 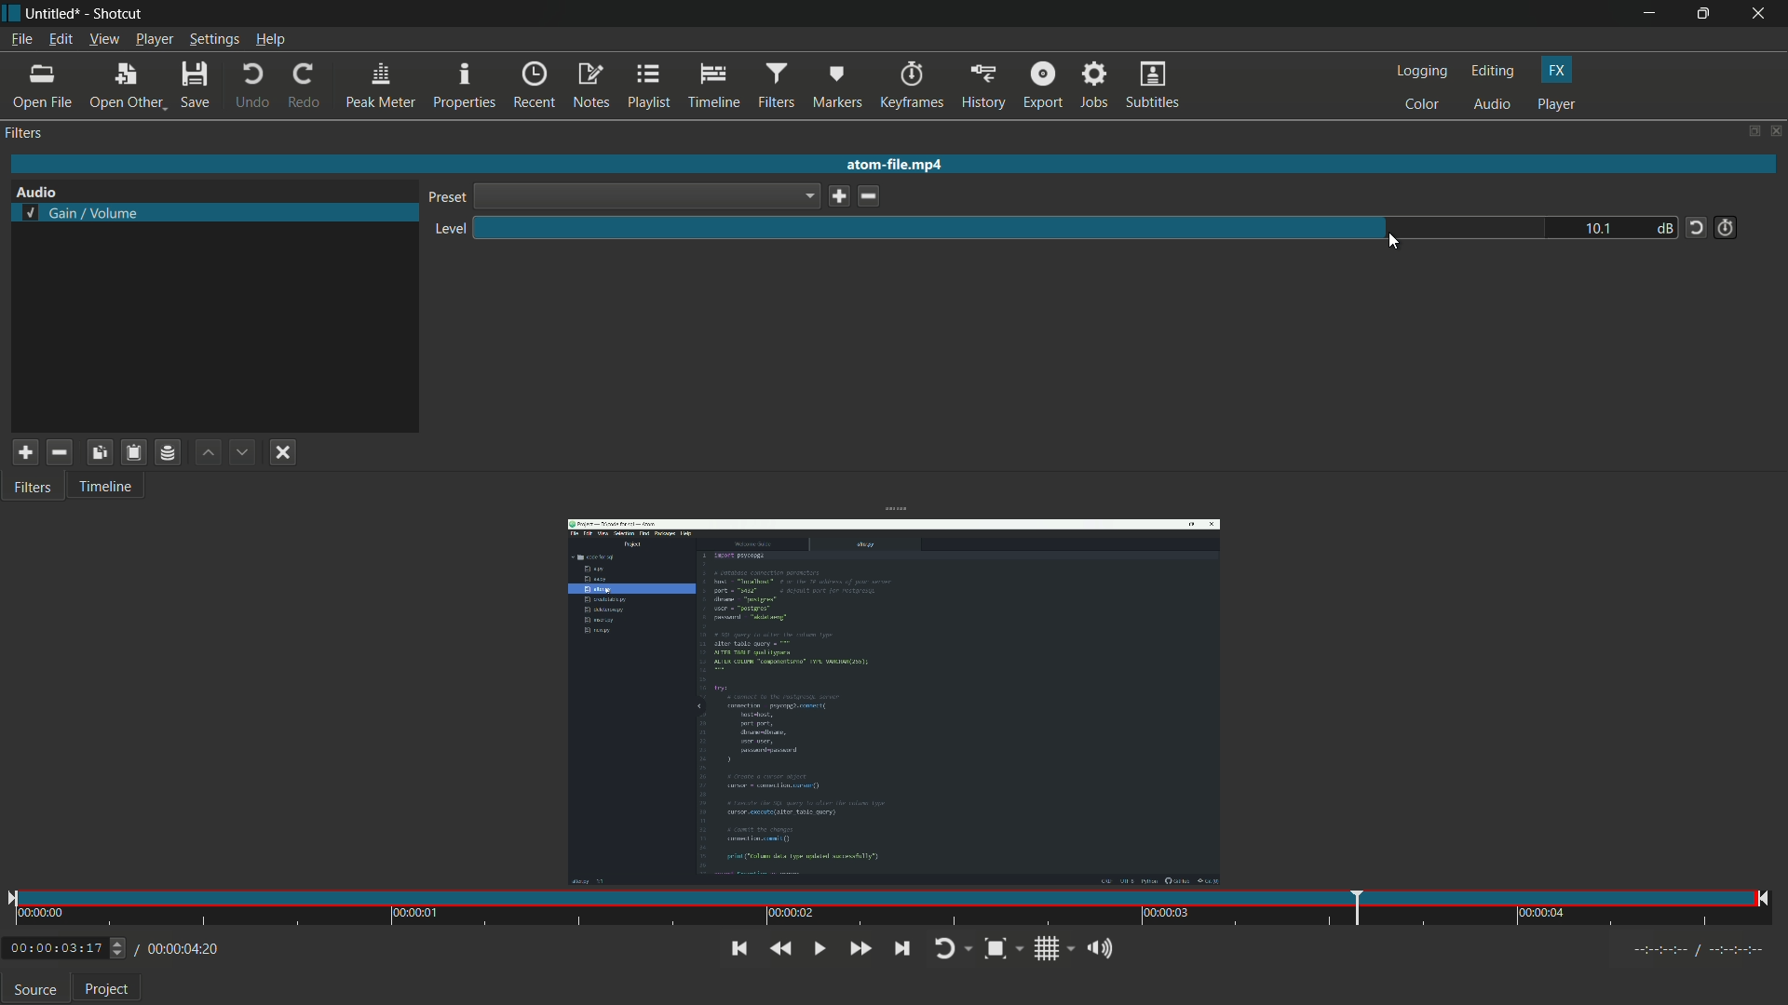 What do you see at coordinates (901, 949) in the screenshot?
I see `skip to next point` at bounding box center [901, 949].